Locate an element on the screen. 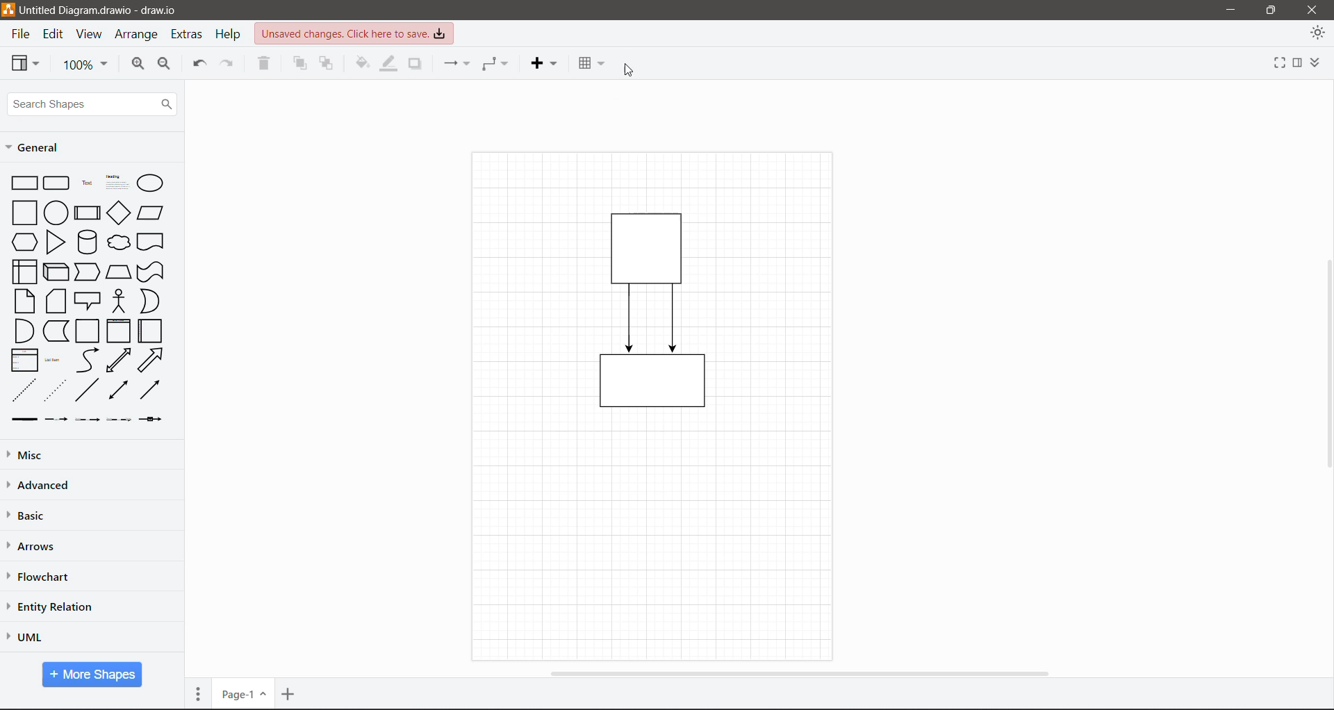 This screenshot has height=710, width=1334. Cloud is located at coordinates (120, 242).